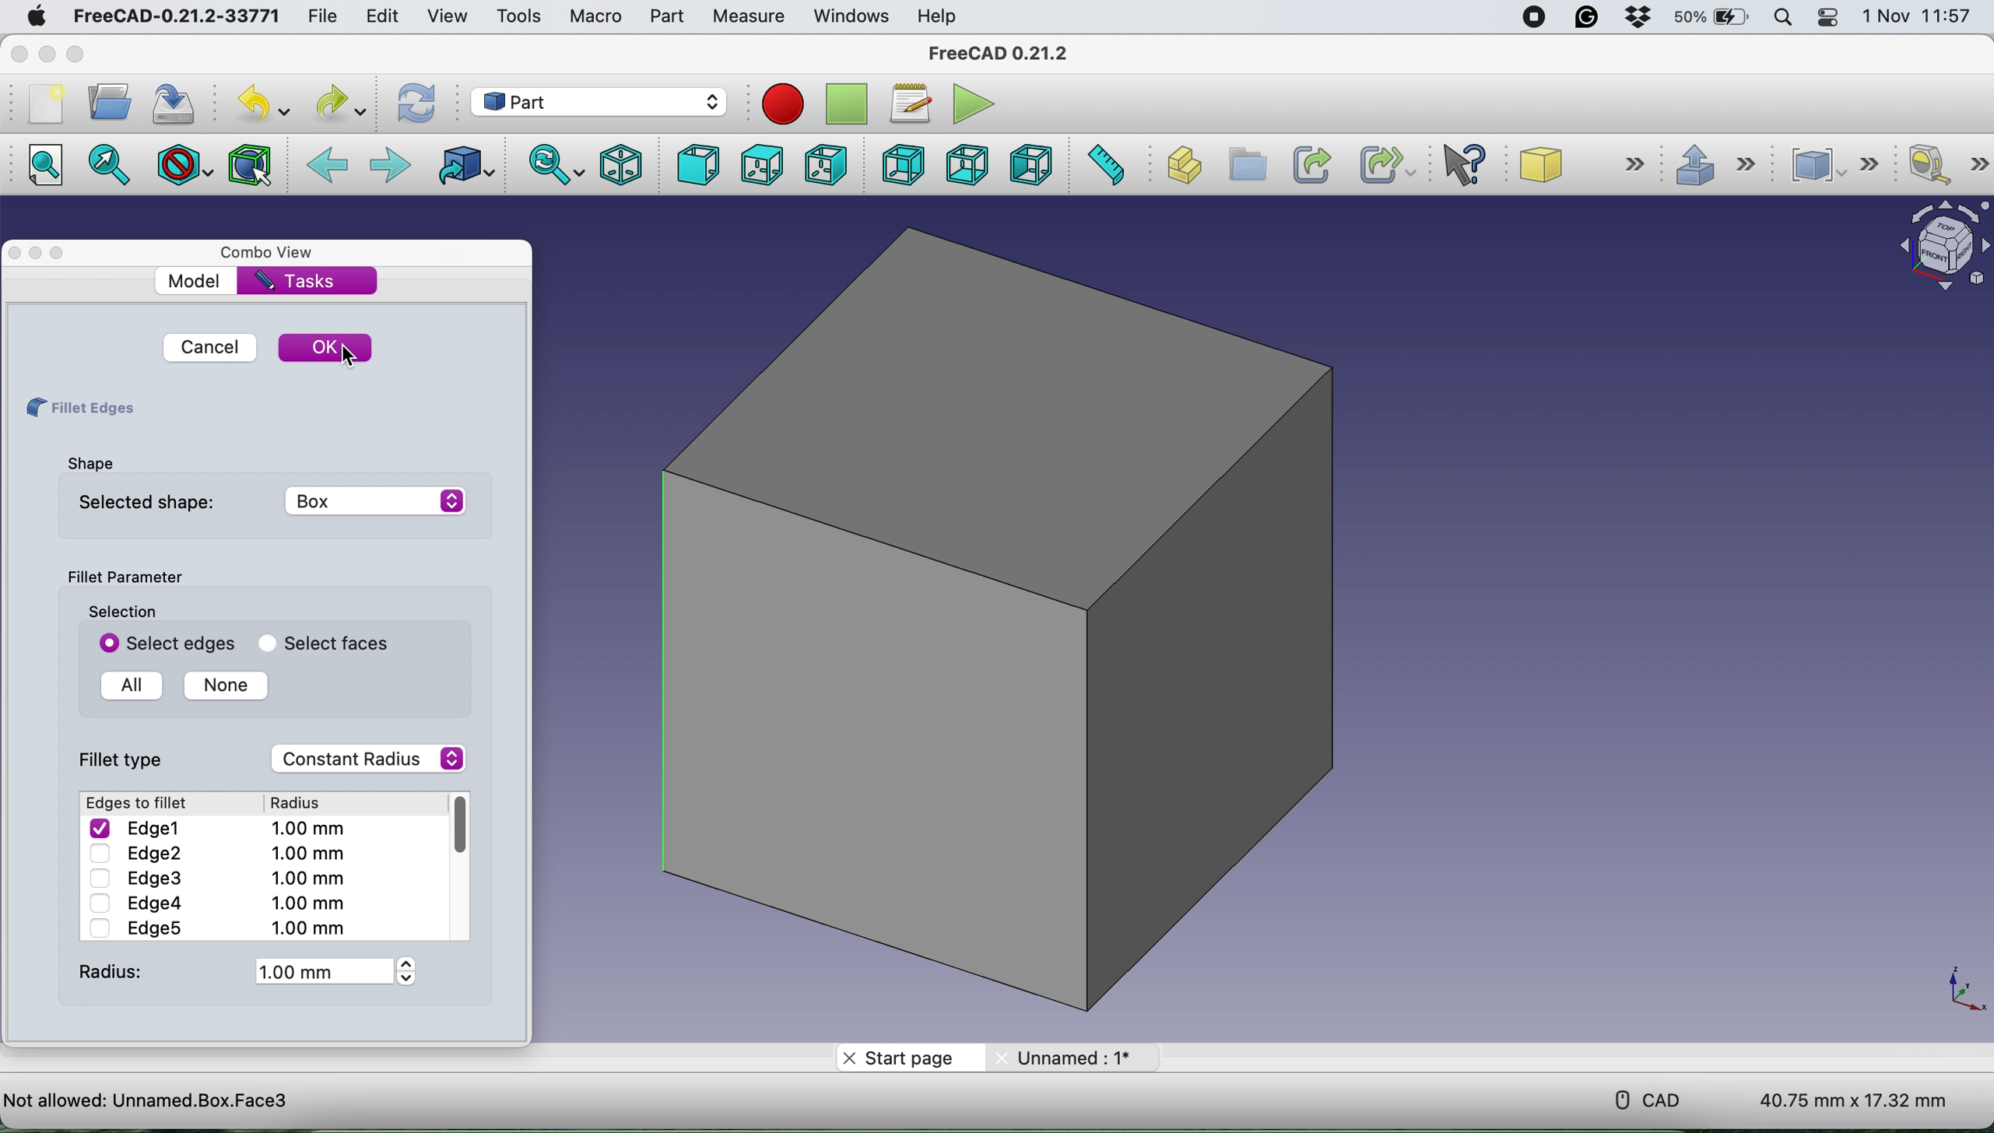 The height and width of the screenshot is (1133, 1994). Describe the element at coordinates (243, 971) in the screenshot. I see `Radius` at that location.